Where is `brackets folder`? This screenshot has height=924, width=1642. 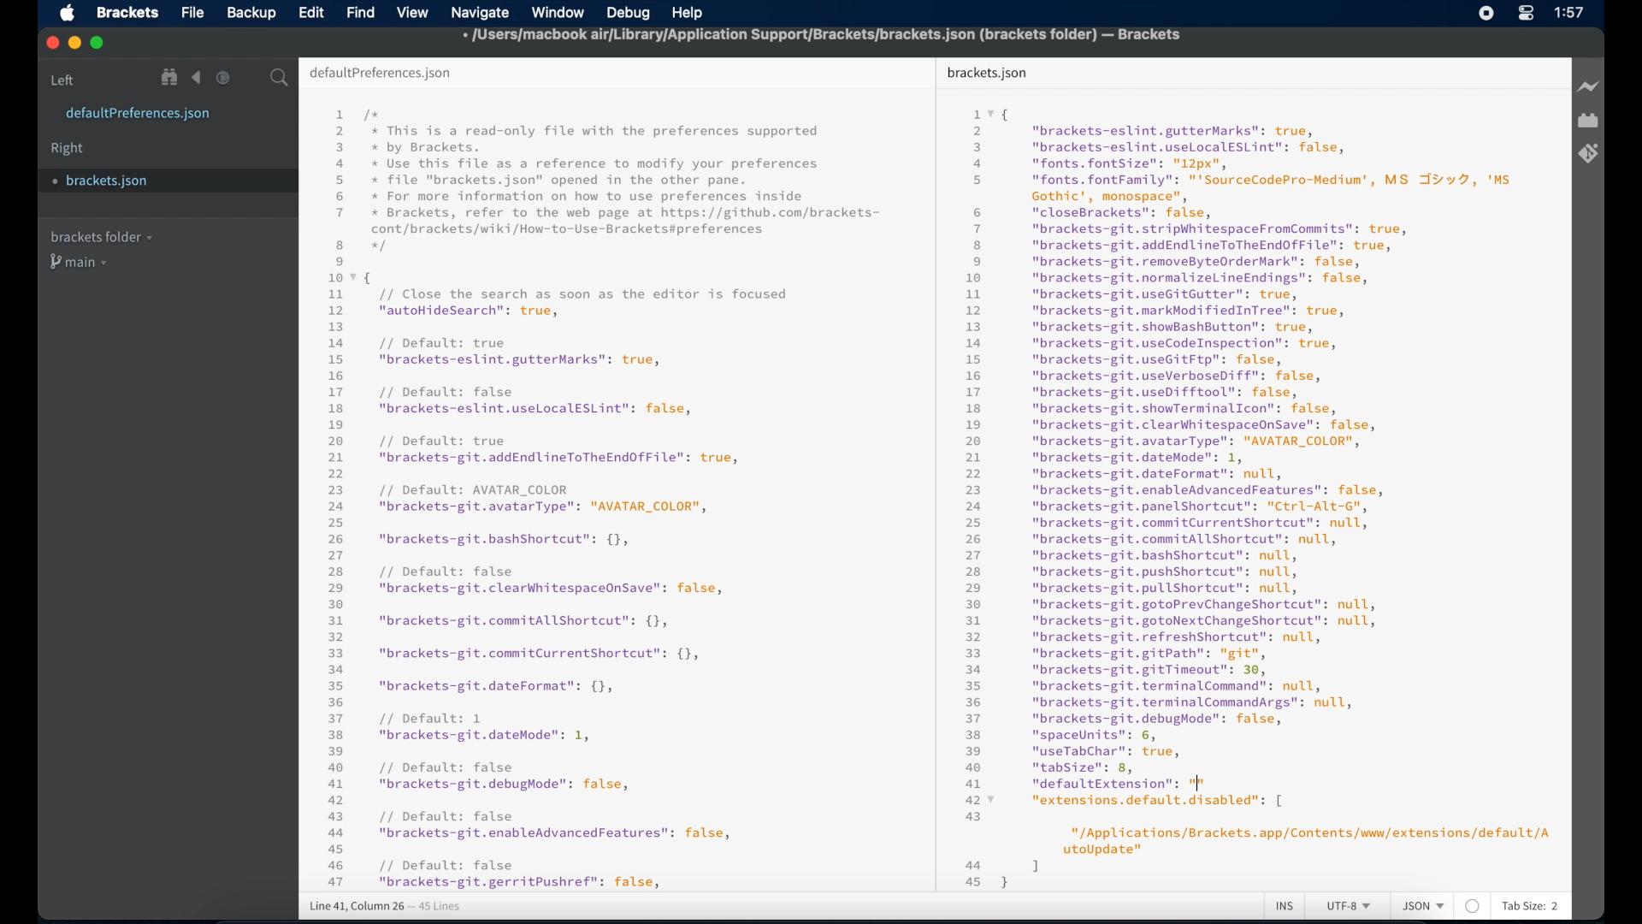
brackets folder is located at coordinates (101, 236).